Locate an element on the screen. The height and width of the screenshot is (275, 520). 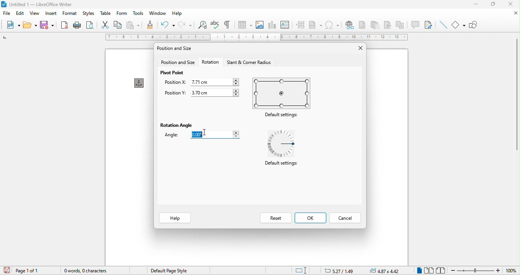
comment is located at coordinates (415, 24).